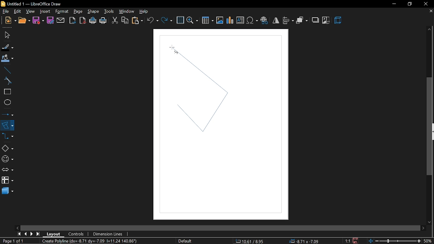 This screenshot has height=244, width=434. I want to click on 3d shapes, so click(7, 191).